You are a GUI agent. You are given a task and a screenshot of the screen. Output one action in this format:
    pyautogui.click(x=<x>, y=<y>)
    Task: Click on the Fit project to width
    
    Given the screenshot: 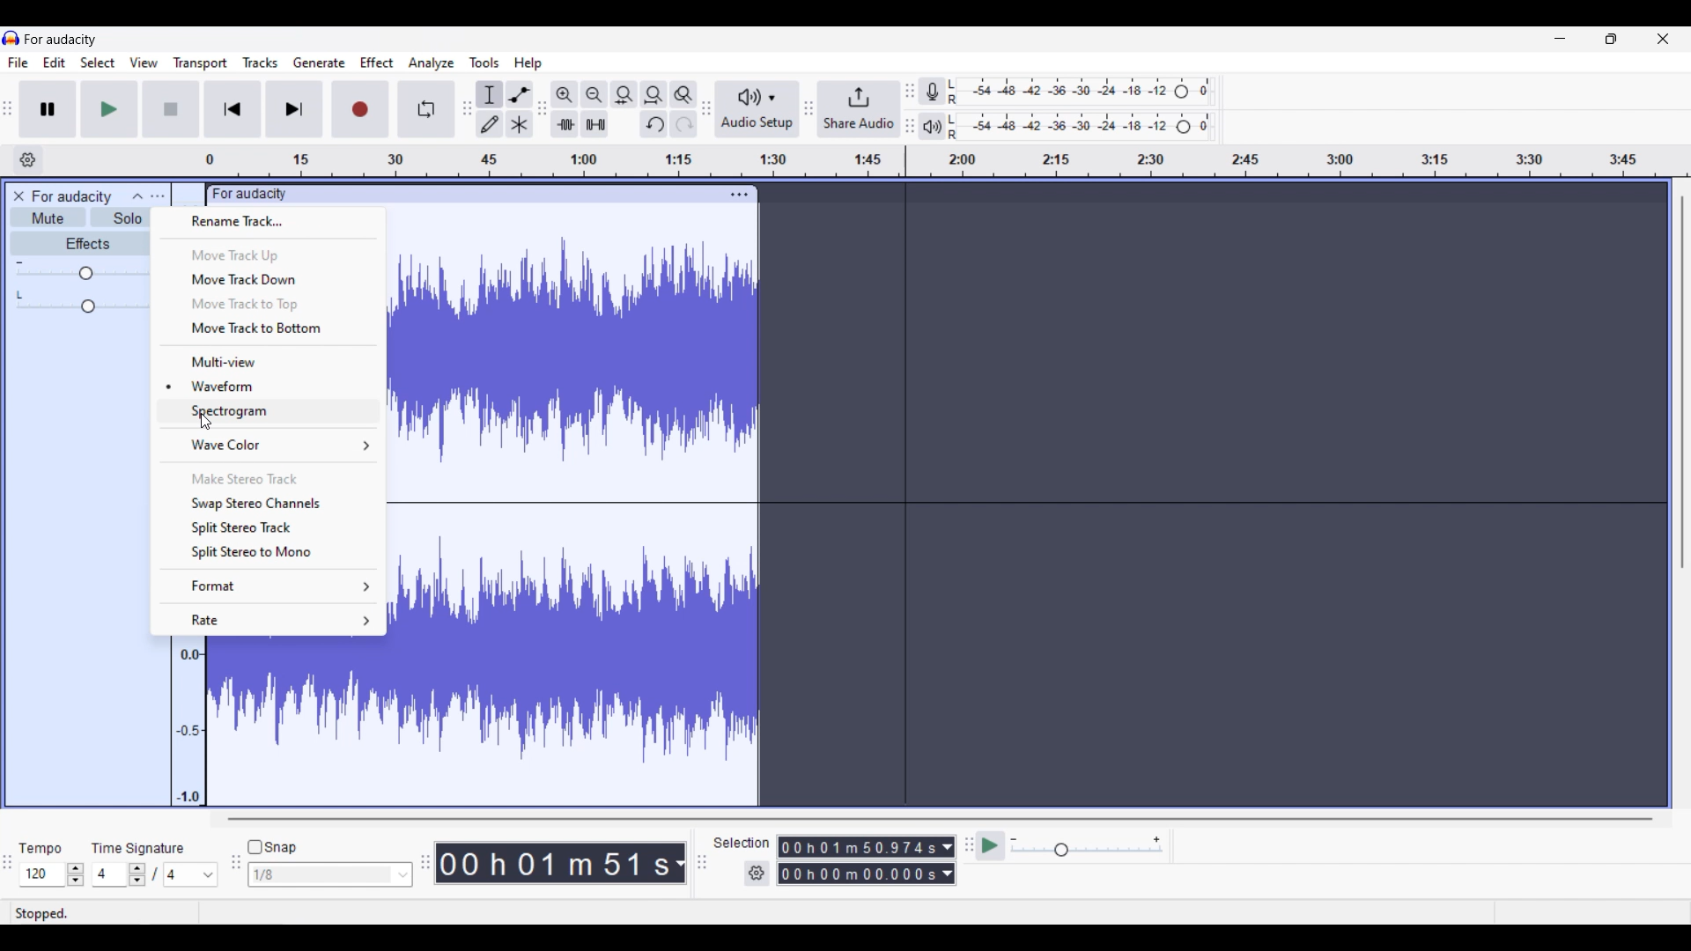 What is the action you would take?
    pyautogui.click(x=654, y=95)
    